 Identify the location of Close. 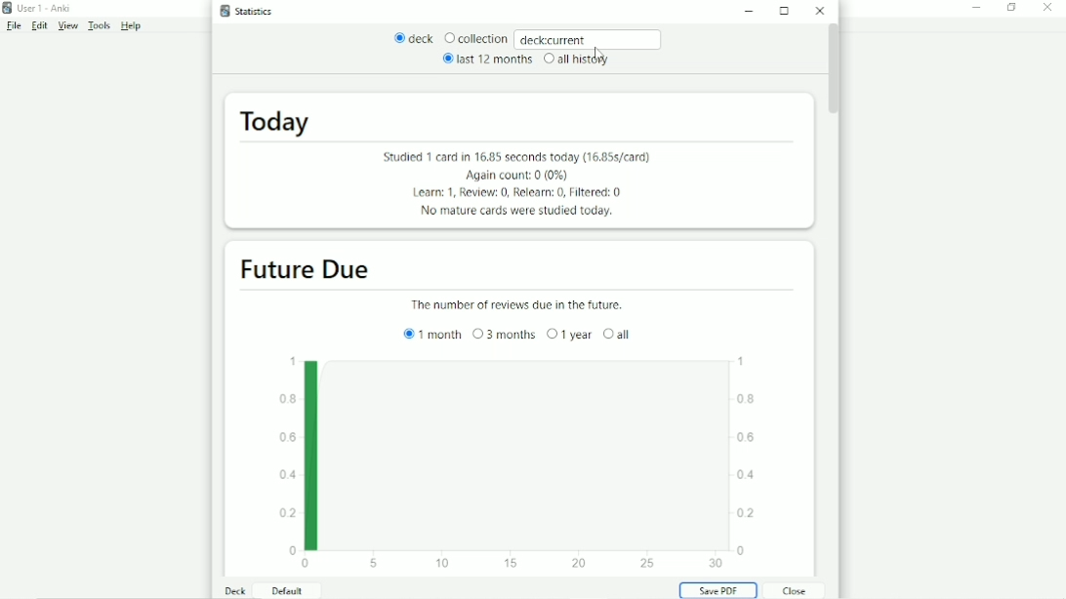
(792, 591).